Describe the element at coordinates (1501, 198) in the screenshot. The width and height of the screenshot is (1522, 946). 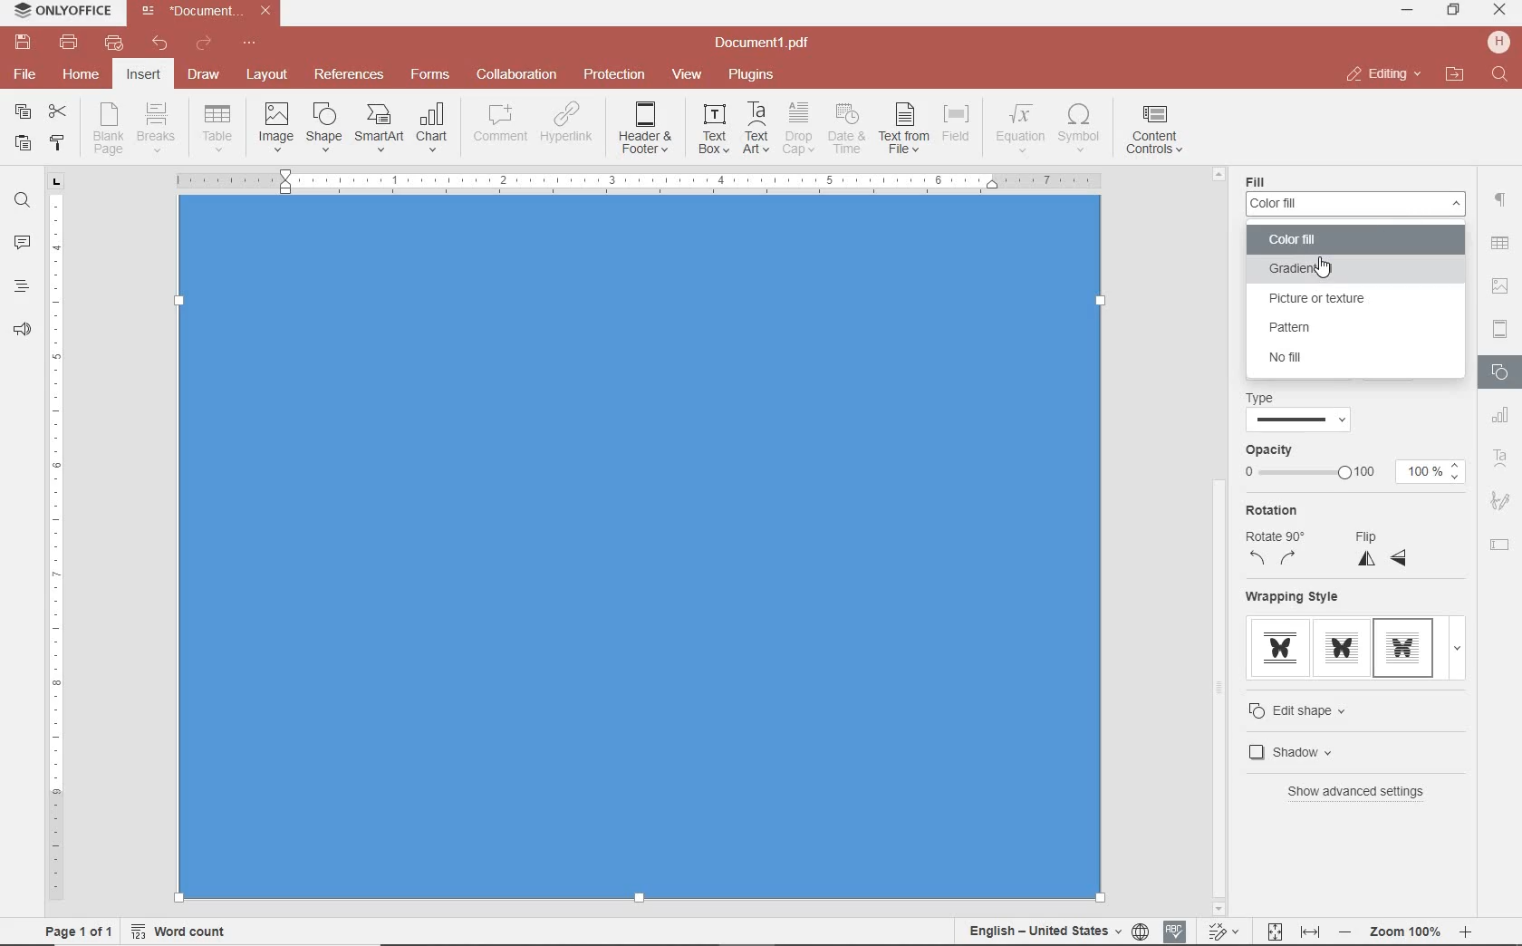
I see `paragraph setting` at that location.